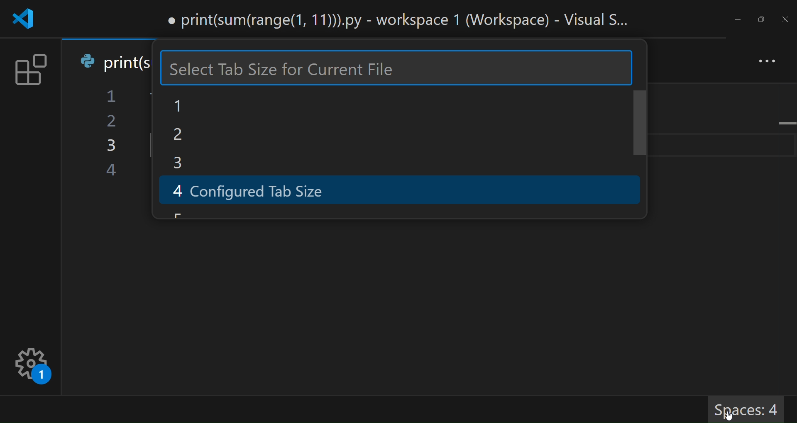 This screenshot has width=797, height=423. I want to click on maximize, so click(762, 19).